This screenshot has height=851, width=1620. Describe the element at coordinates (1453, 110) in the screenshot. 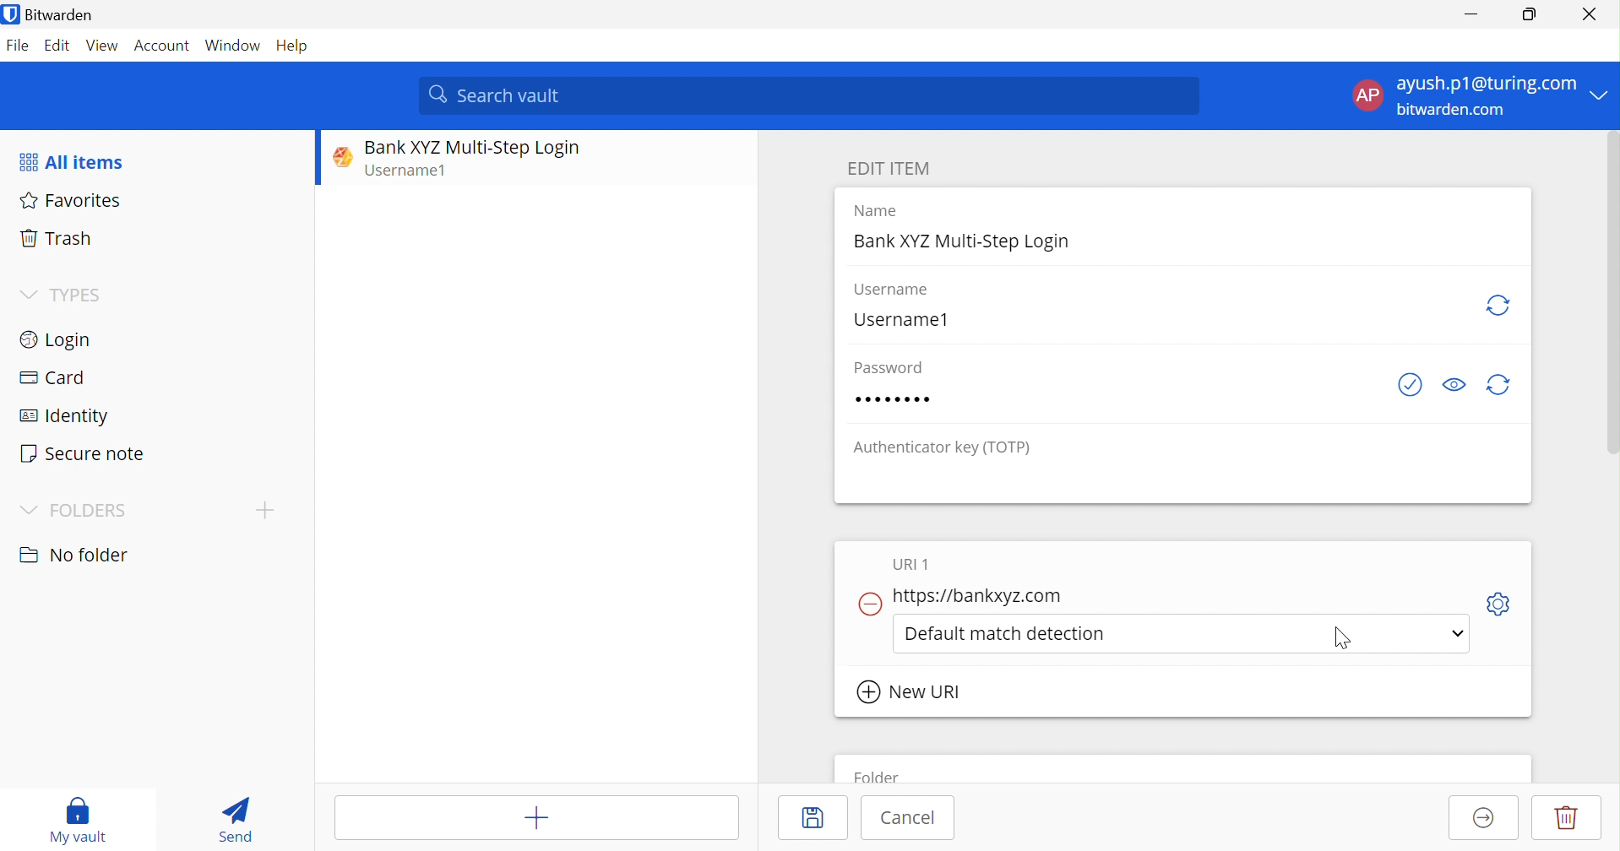

I see `bitwarden.com` at that location.